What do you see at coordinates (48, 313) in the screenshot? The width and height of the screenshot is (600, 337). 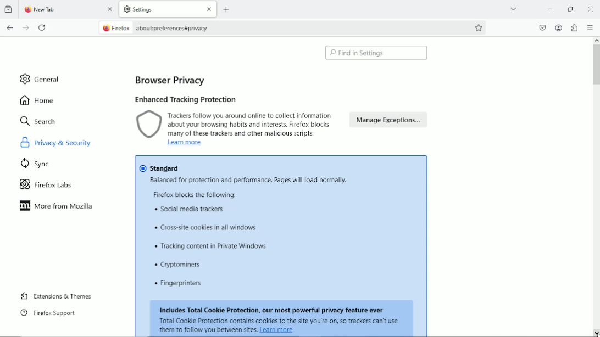 I see `firefox support` at bounding box center [48, 313].